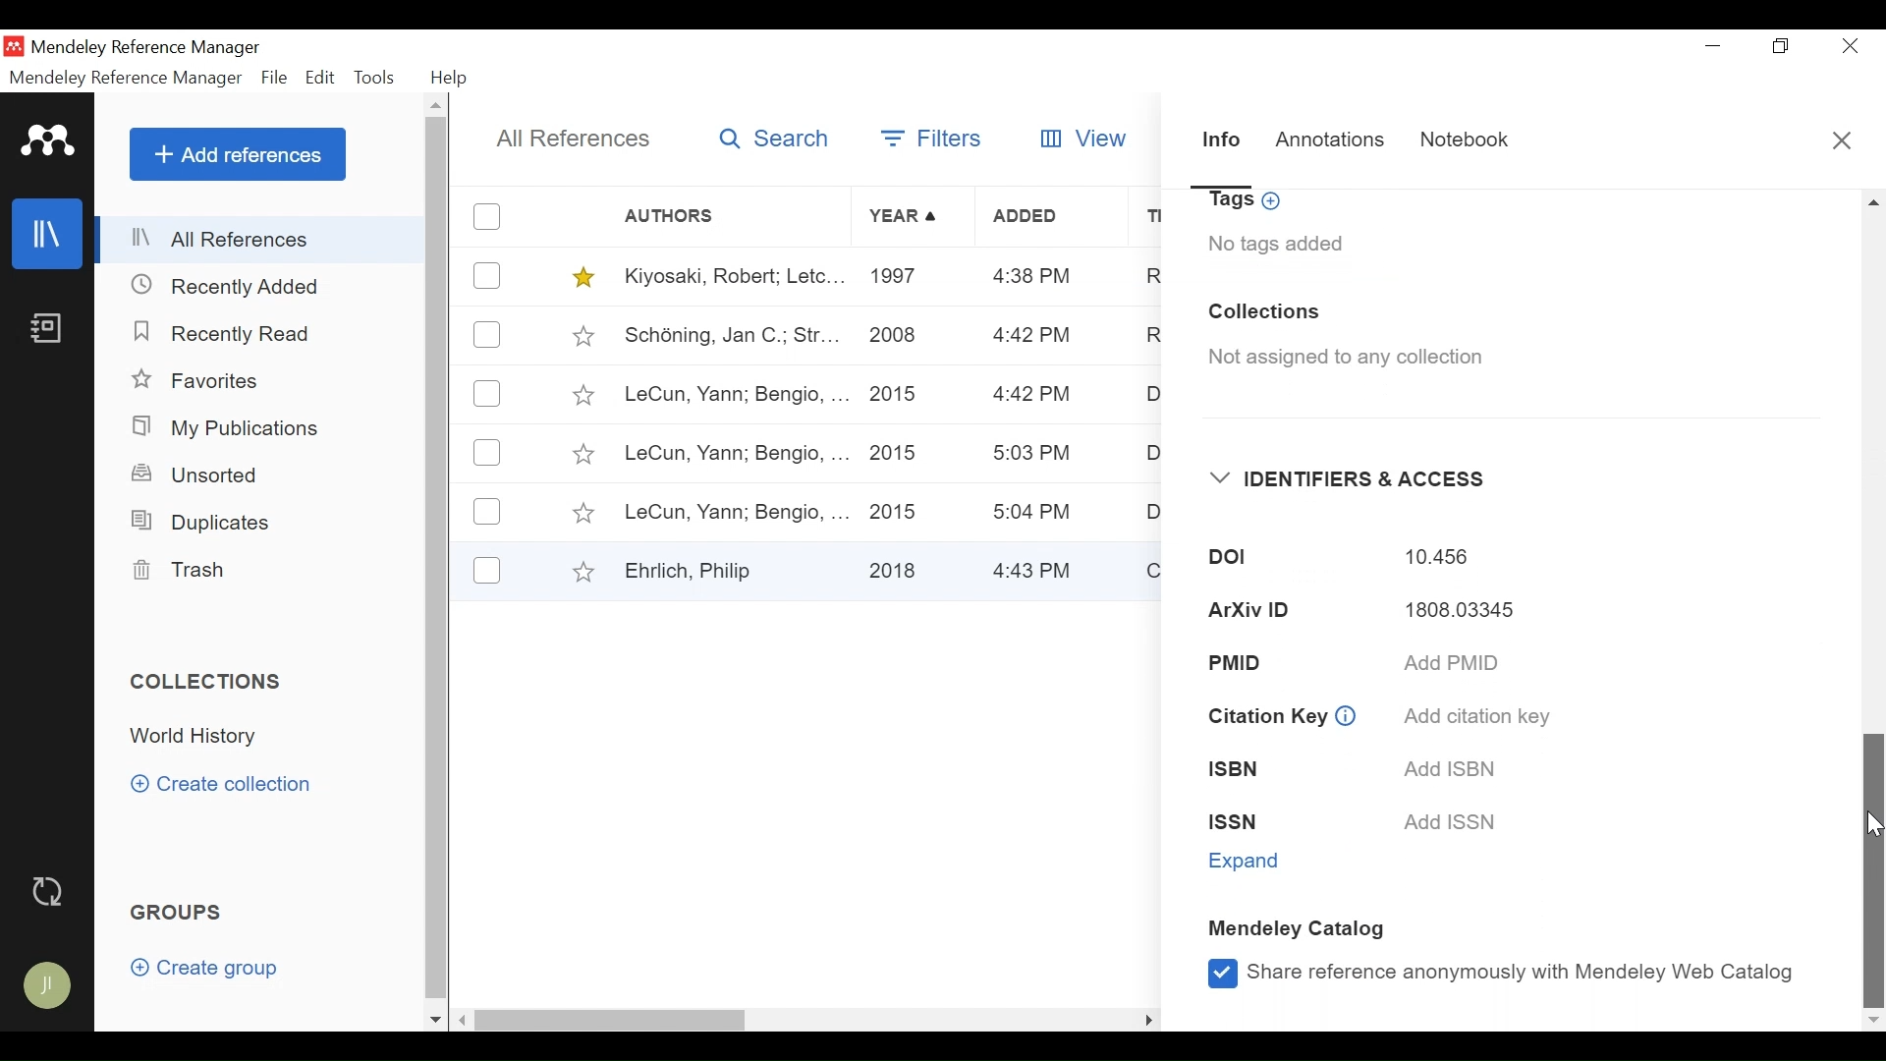 This screenshot has width=1886, height=1061. Describe the element at coordinates (1251, 822) in the screenshot. I see `ISSN` at that location.